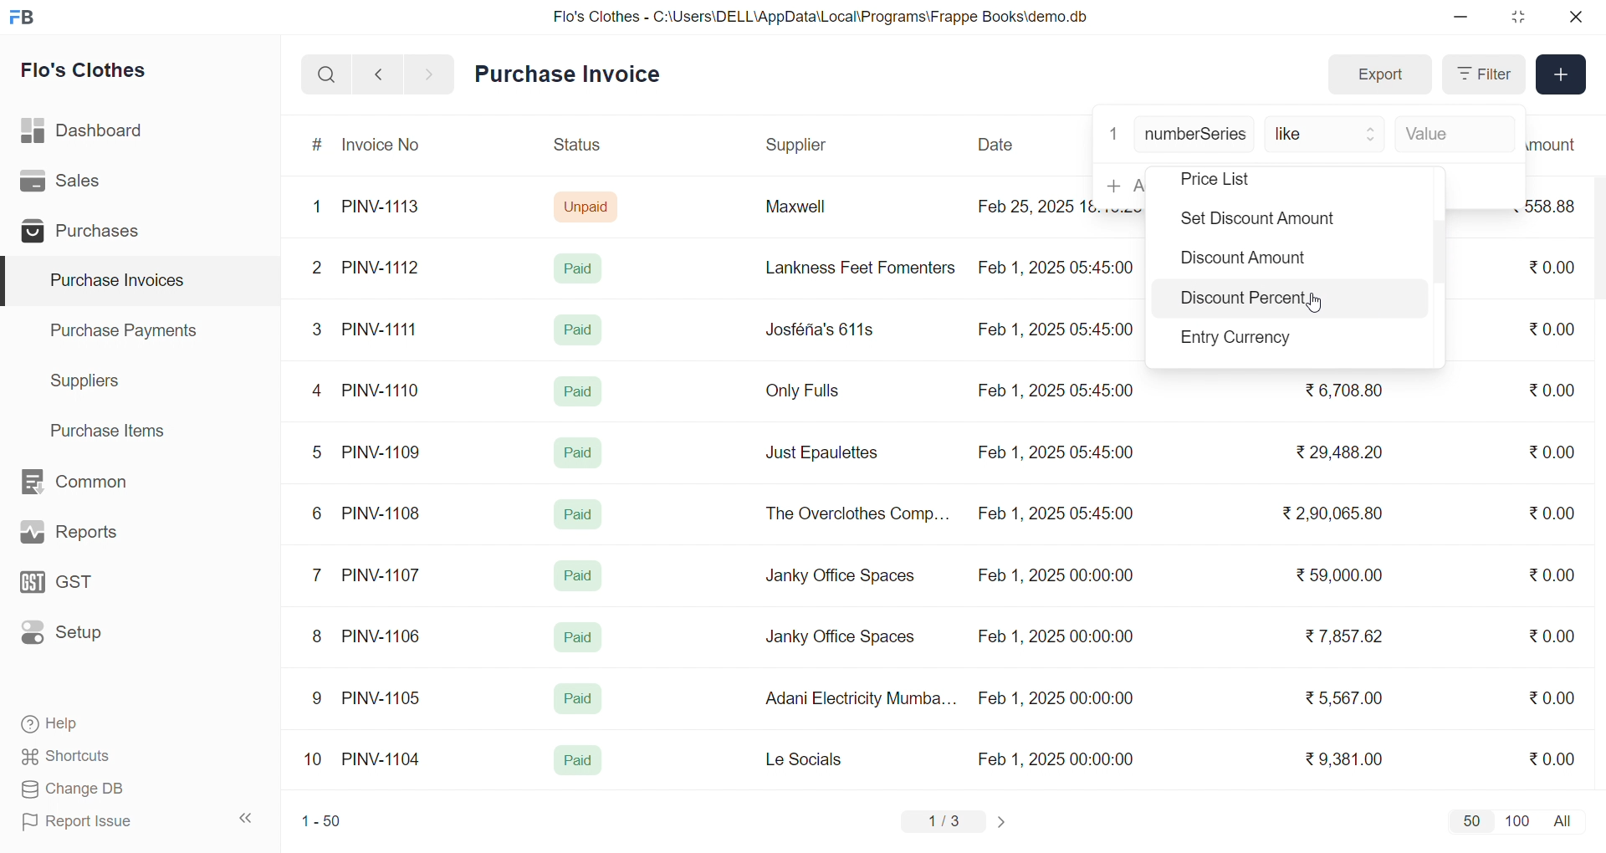  Describe the element at coordinates (92, 483) in the screenshot. I see `Common` at that location.